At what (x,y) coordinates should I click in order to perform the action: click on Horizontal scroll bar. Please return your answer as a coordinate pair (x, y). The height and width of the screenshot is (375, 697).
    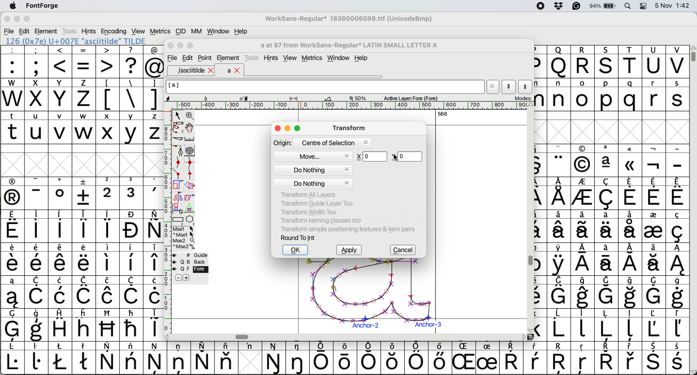
    Looking at the image, I should click on (244, 337).